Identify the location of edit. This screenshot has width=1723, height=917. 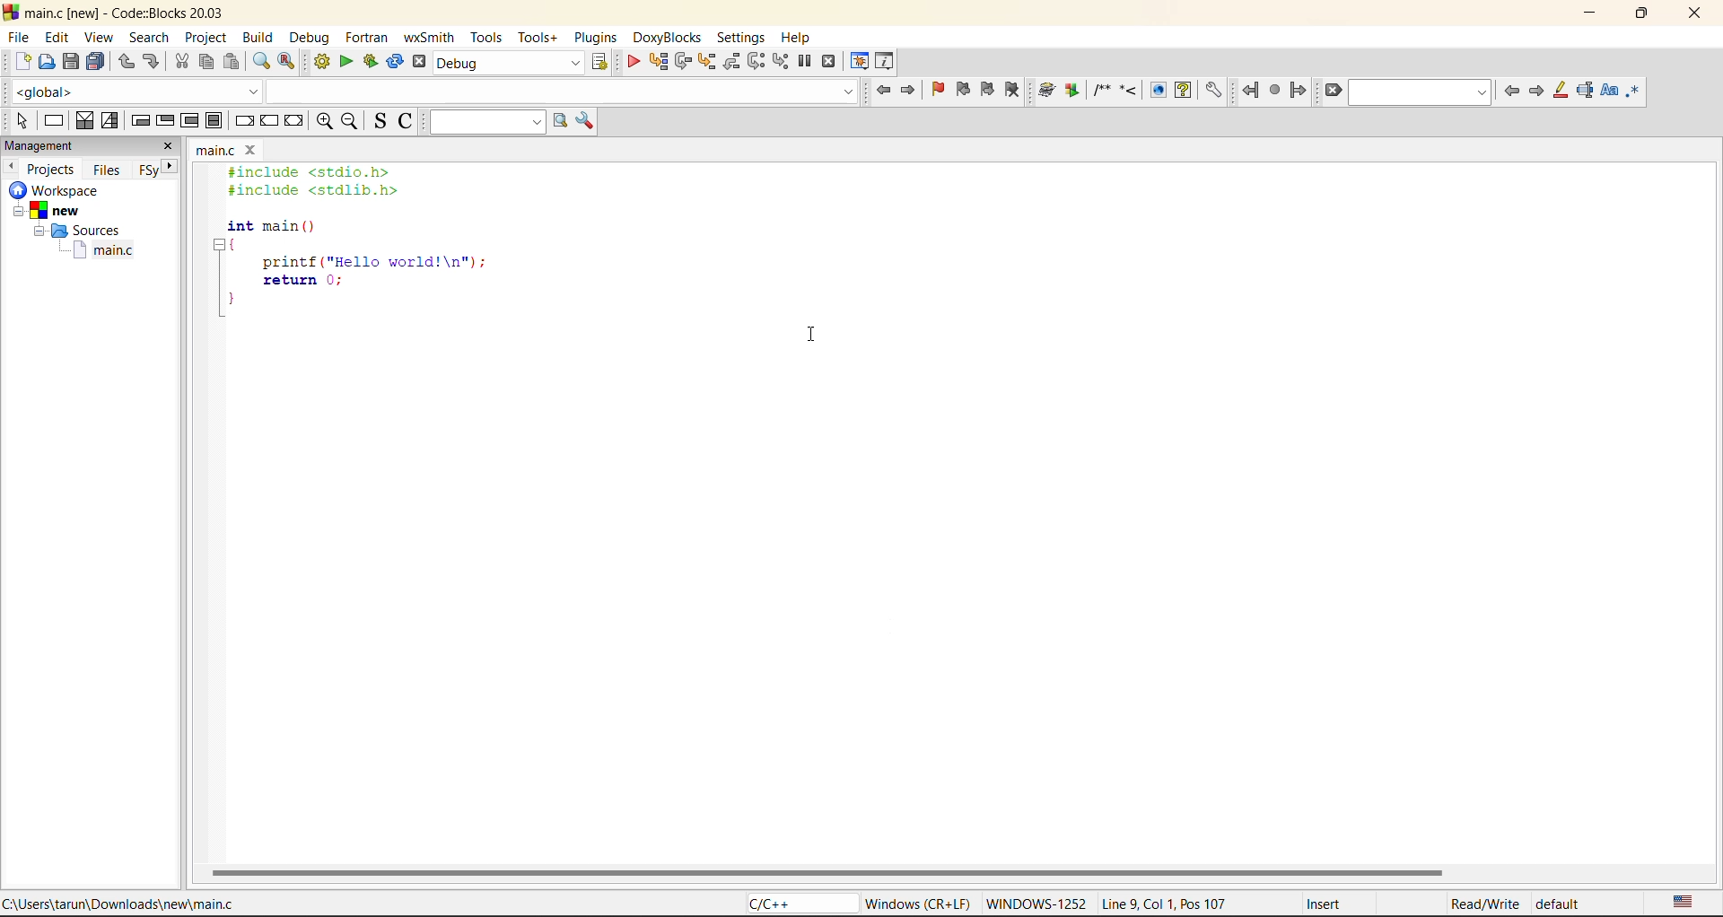
(57, 36).